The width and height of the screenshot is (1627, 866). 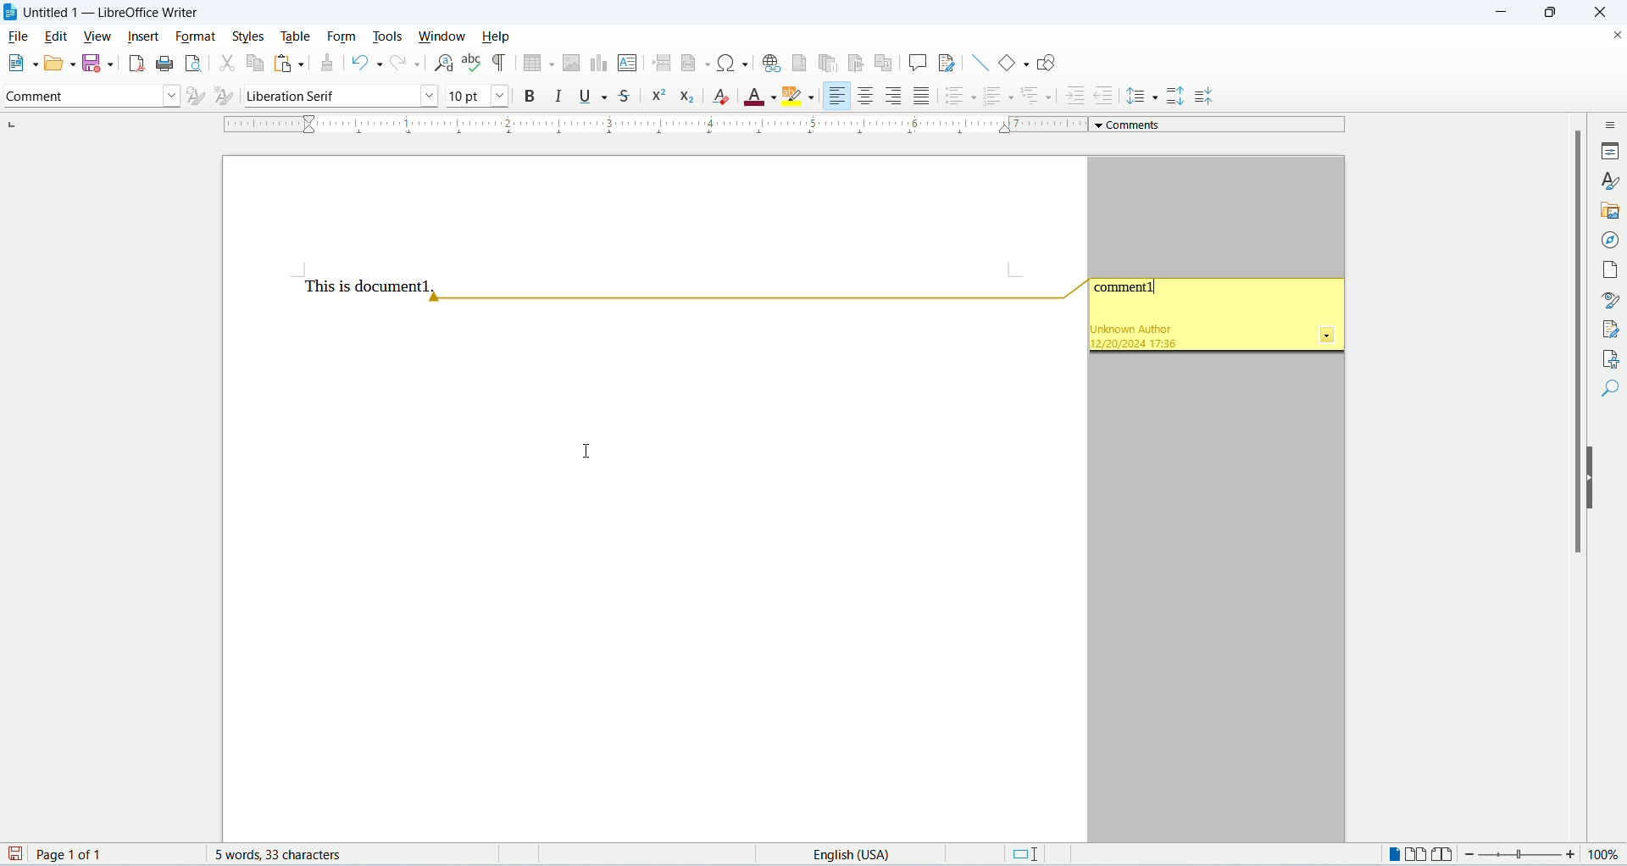 What do you see at coordinates (1326, 335) in the screenshot?
I see `dropdown` at bounding box center [1326, 335].